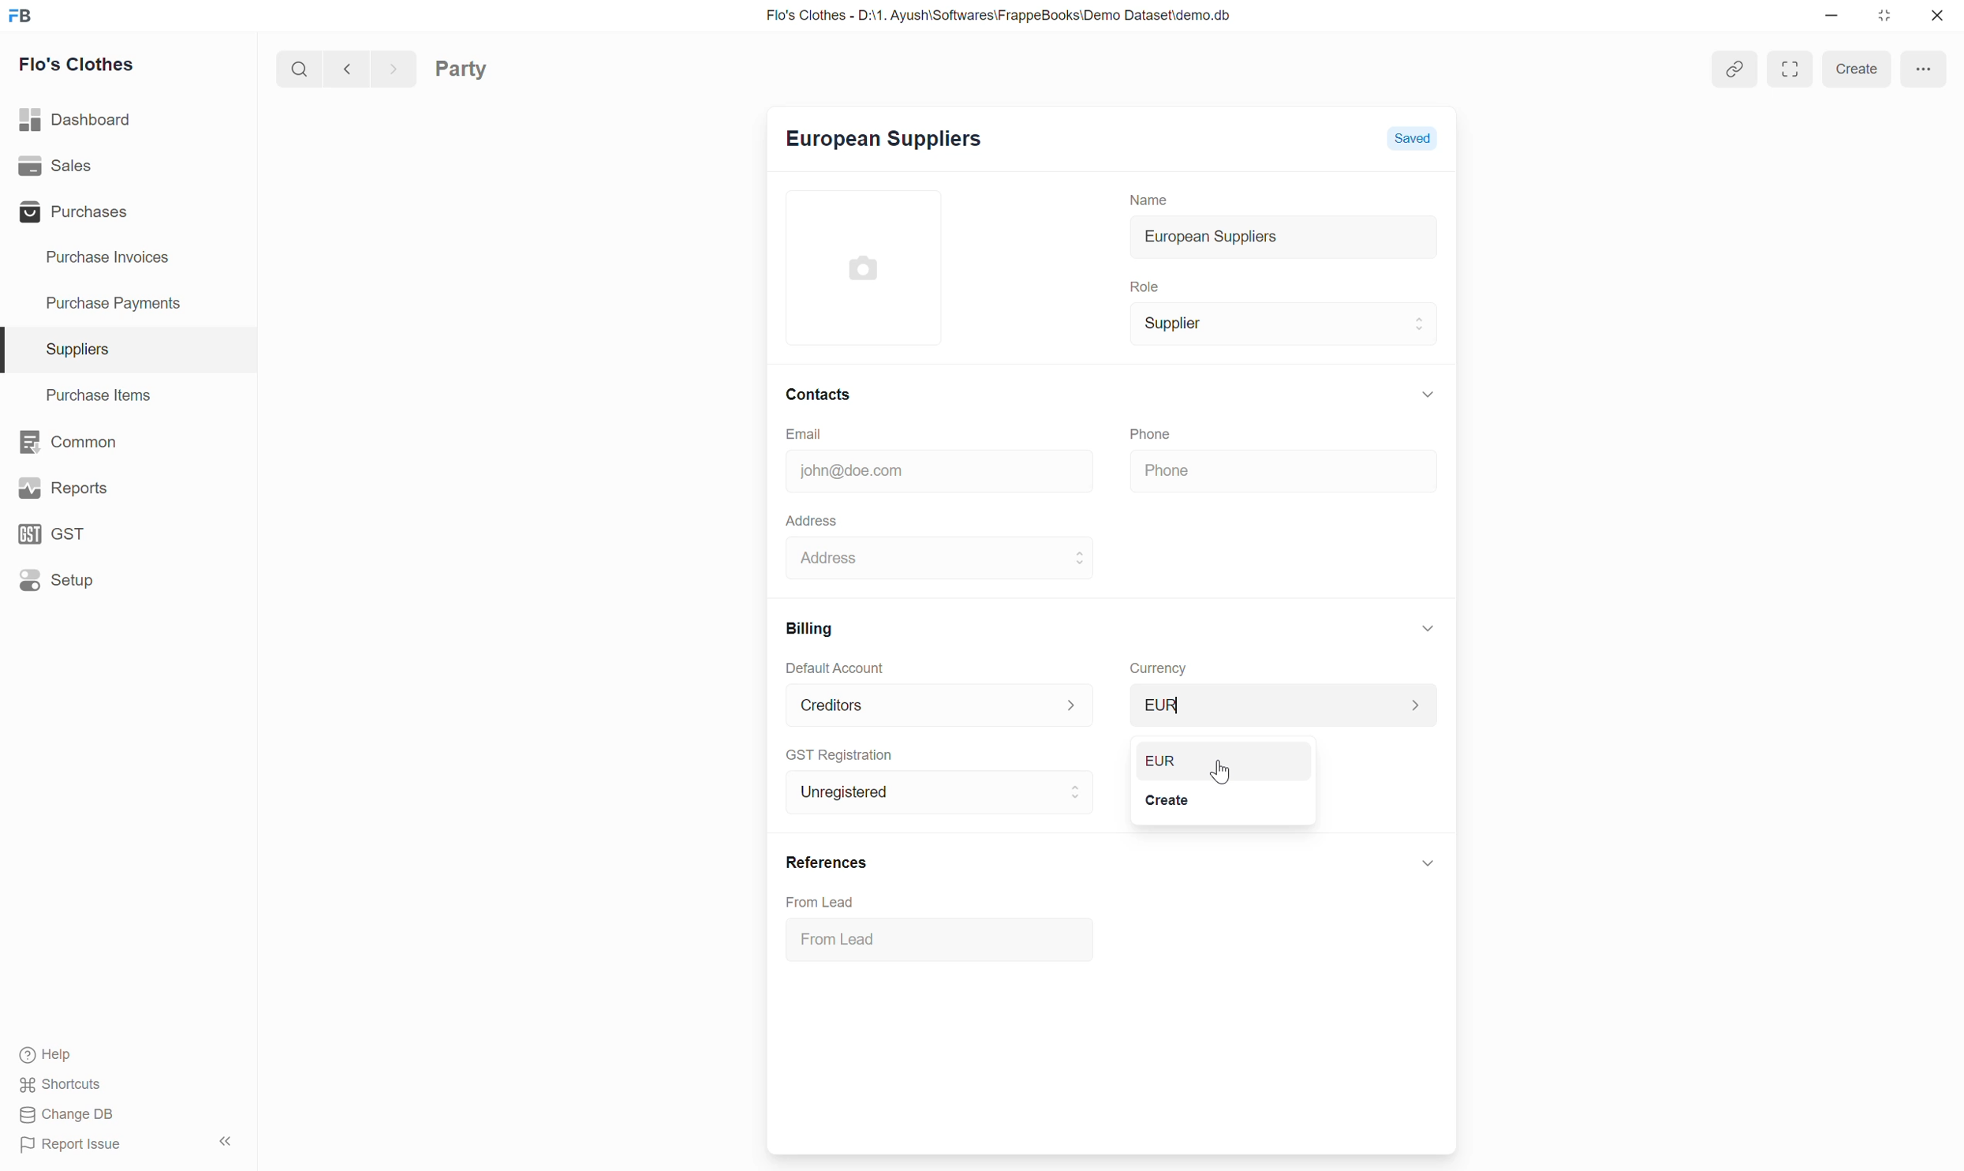 The image size is (1964, 1171). What do you see at coordinates (54, 165) in the screenshot?
I see `sales` at bounding box center [54, 165].